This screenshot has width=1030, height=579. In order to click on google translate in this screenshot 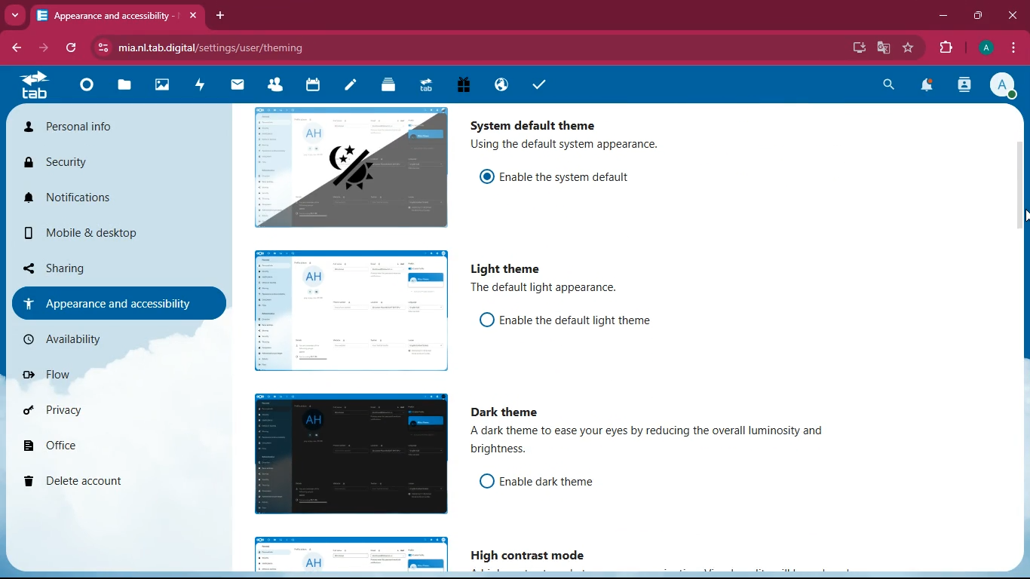, I will do `click(887, 48)`.